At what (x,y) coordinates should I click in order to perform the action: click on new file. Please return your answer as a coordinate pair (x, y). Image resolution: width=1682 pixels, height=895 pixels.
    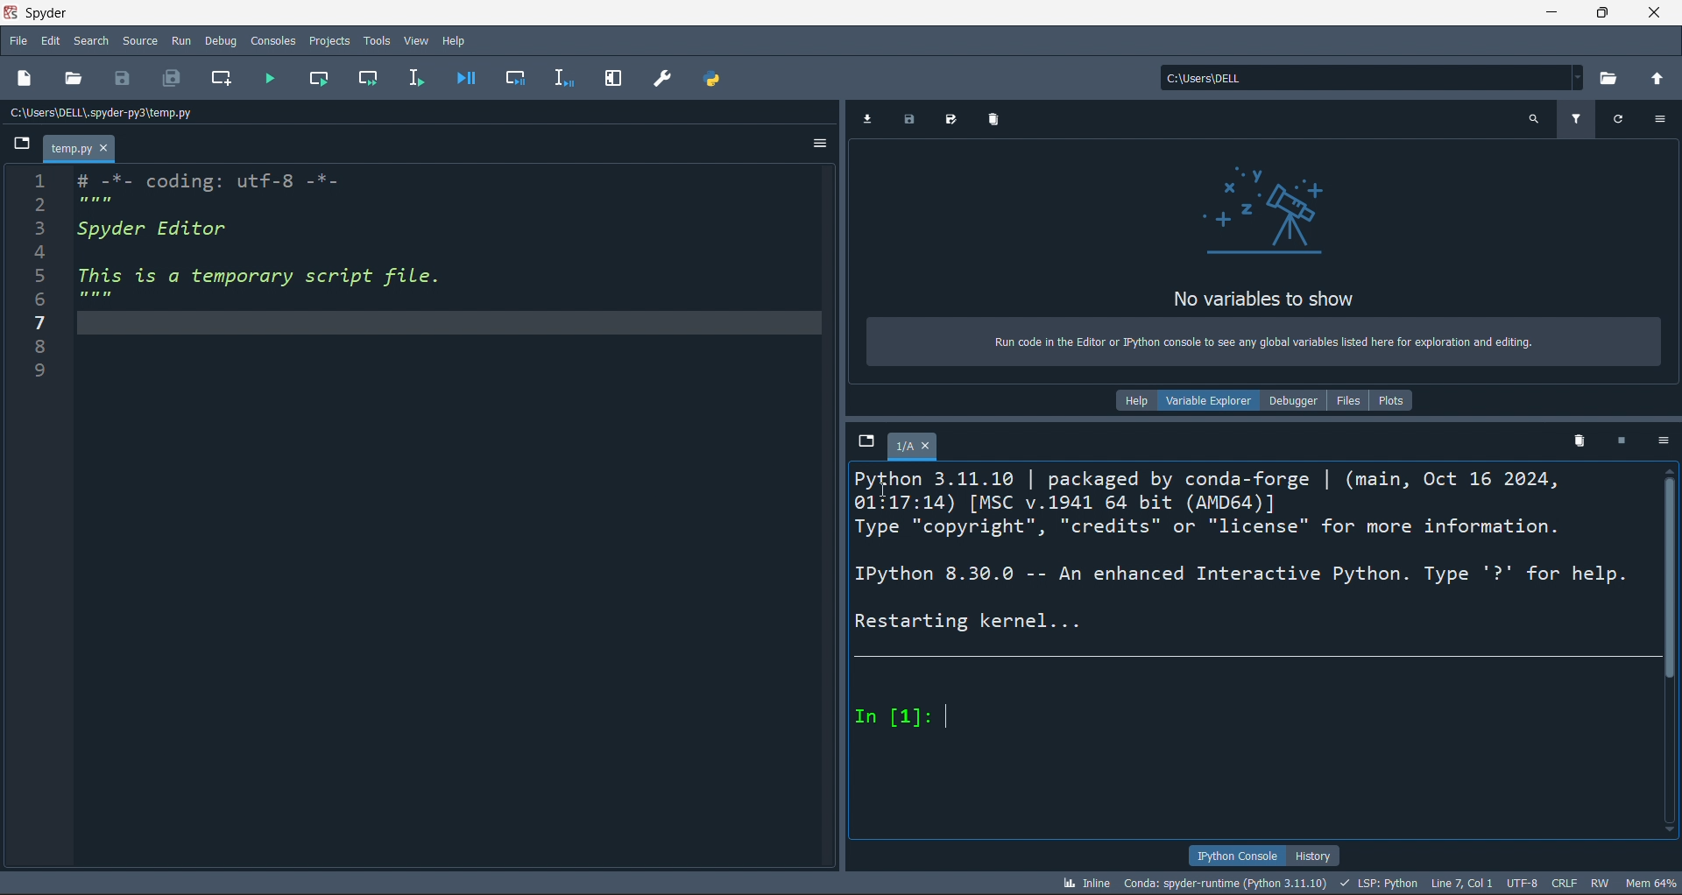
    Looking at the image, I should click on (25, 80).